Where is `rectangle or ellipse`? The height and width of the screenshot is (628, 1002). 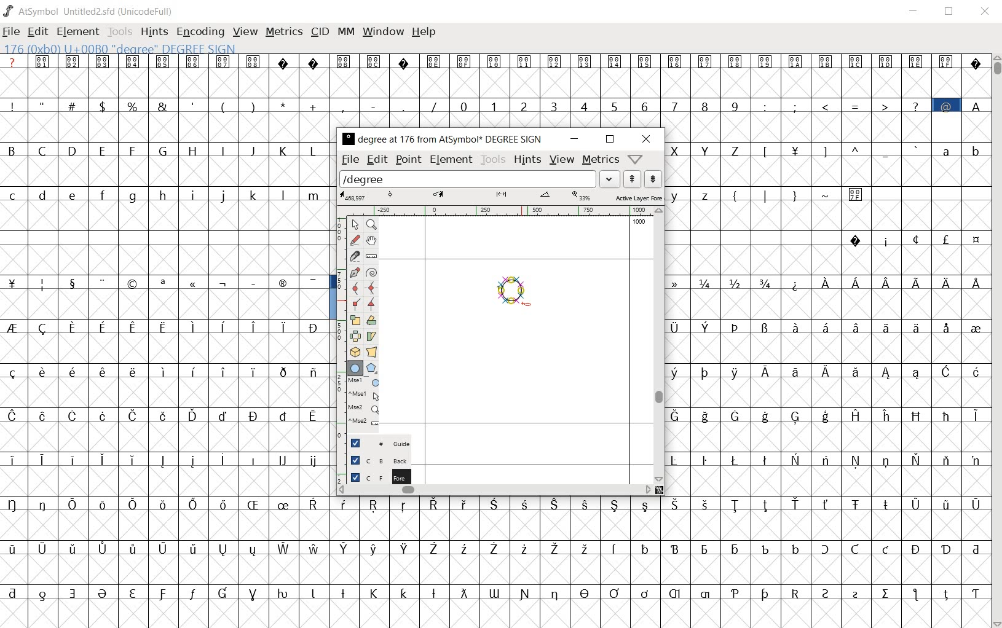
rectangle or ellipse is located at coordinates (355, 367).